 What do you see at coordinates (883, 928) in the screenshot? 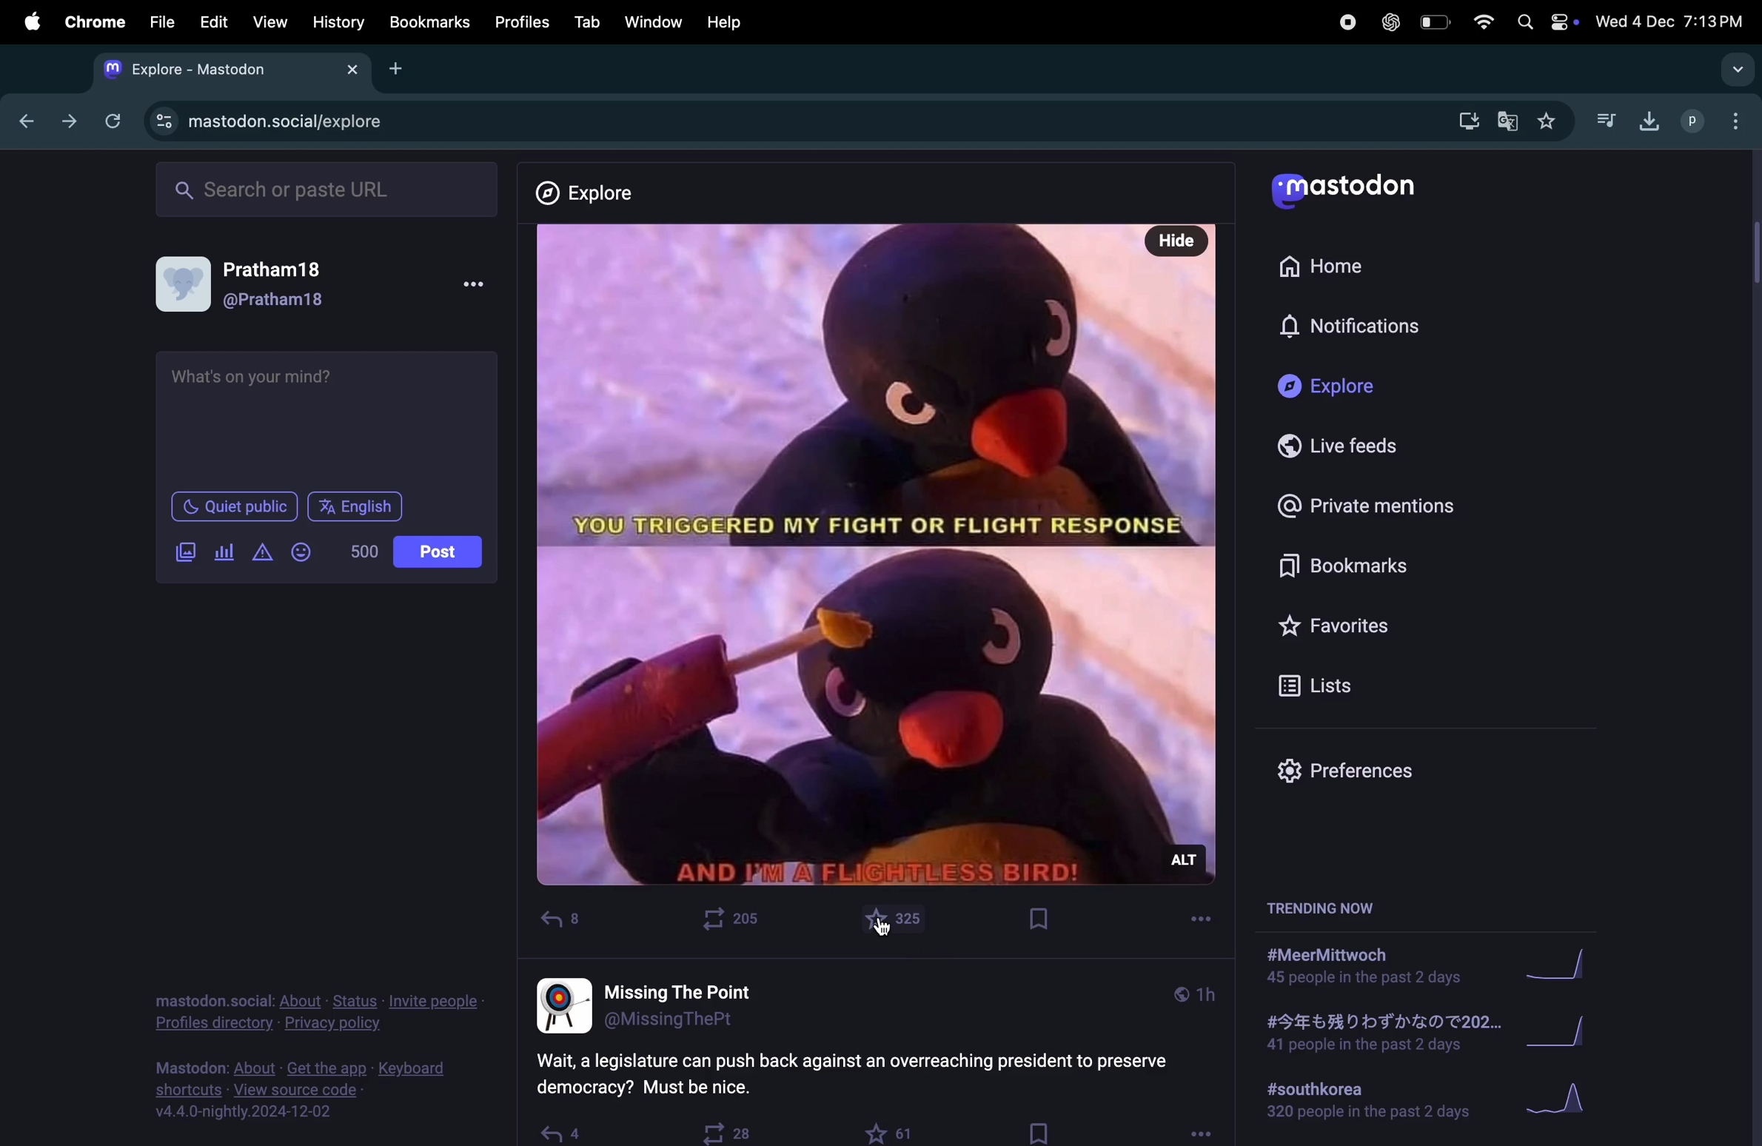
I see `cursor` at bounding box center [883, 928].